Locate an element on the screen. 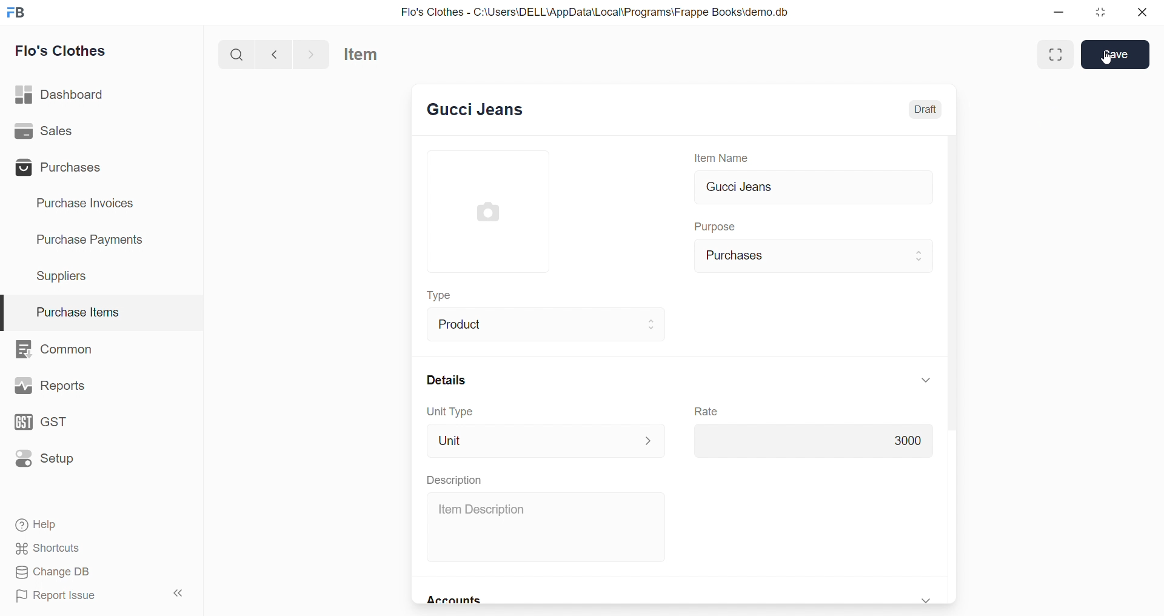 The width and height of the screenshot is (1164, 616). Sales is located at coordinates (62, 132).